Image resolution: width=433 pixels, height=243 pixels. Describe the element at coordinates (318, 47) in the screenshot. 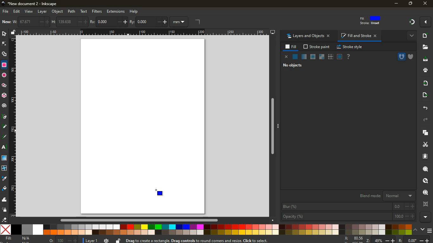

I see `stroke paint` at that location.